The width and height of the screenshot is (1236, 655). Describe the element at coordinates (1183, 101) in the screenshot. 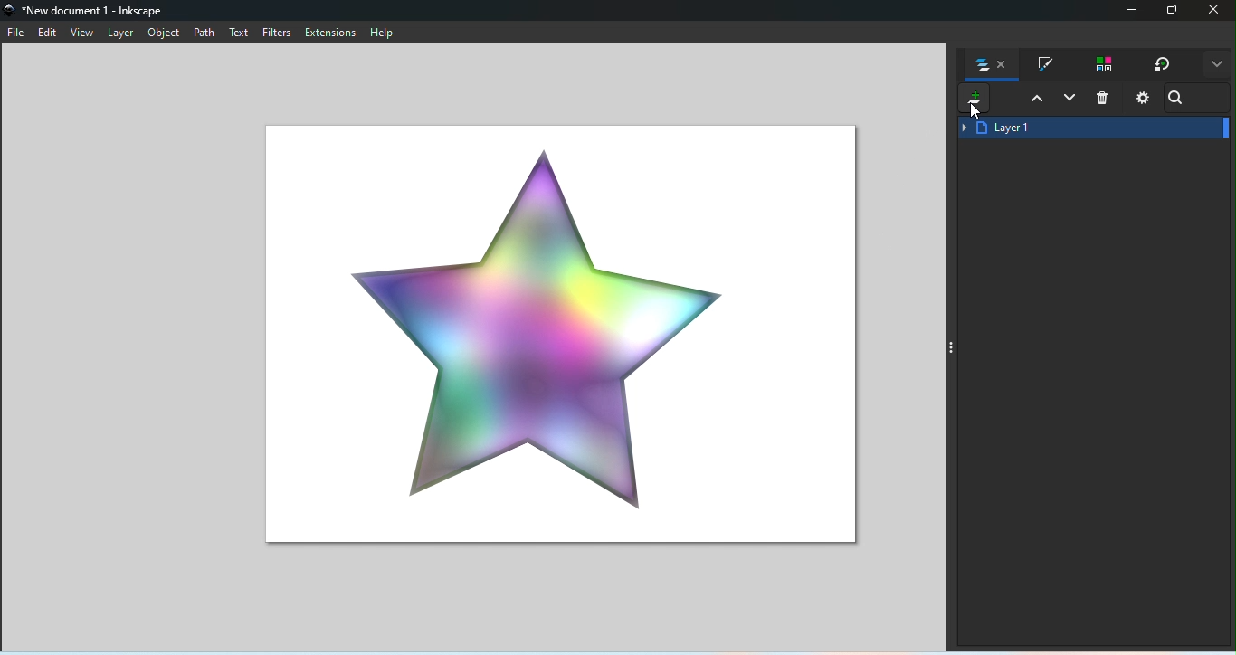

I see `Search bar` at that location.